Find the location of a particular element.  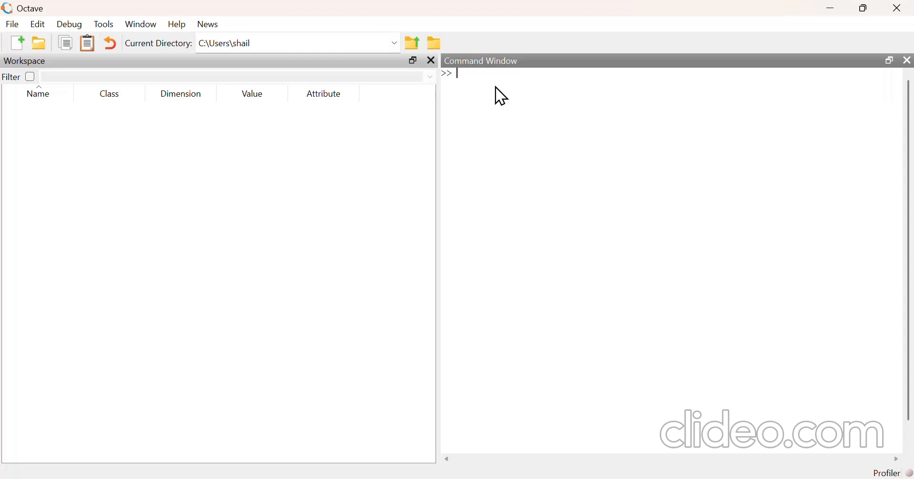

close is located at coordinates (430, 60).